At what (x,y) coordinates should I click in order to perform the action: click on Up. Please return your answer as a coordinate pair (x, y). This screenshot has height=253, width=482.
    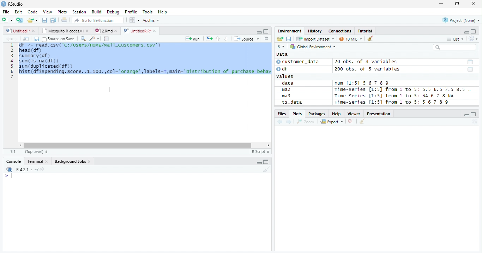
    Looking at the image, I should click on (218, 39).